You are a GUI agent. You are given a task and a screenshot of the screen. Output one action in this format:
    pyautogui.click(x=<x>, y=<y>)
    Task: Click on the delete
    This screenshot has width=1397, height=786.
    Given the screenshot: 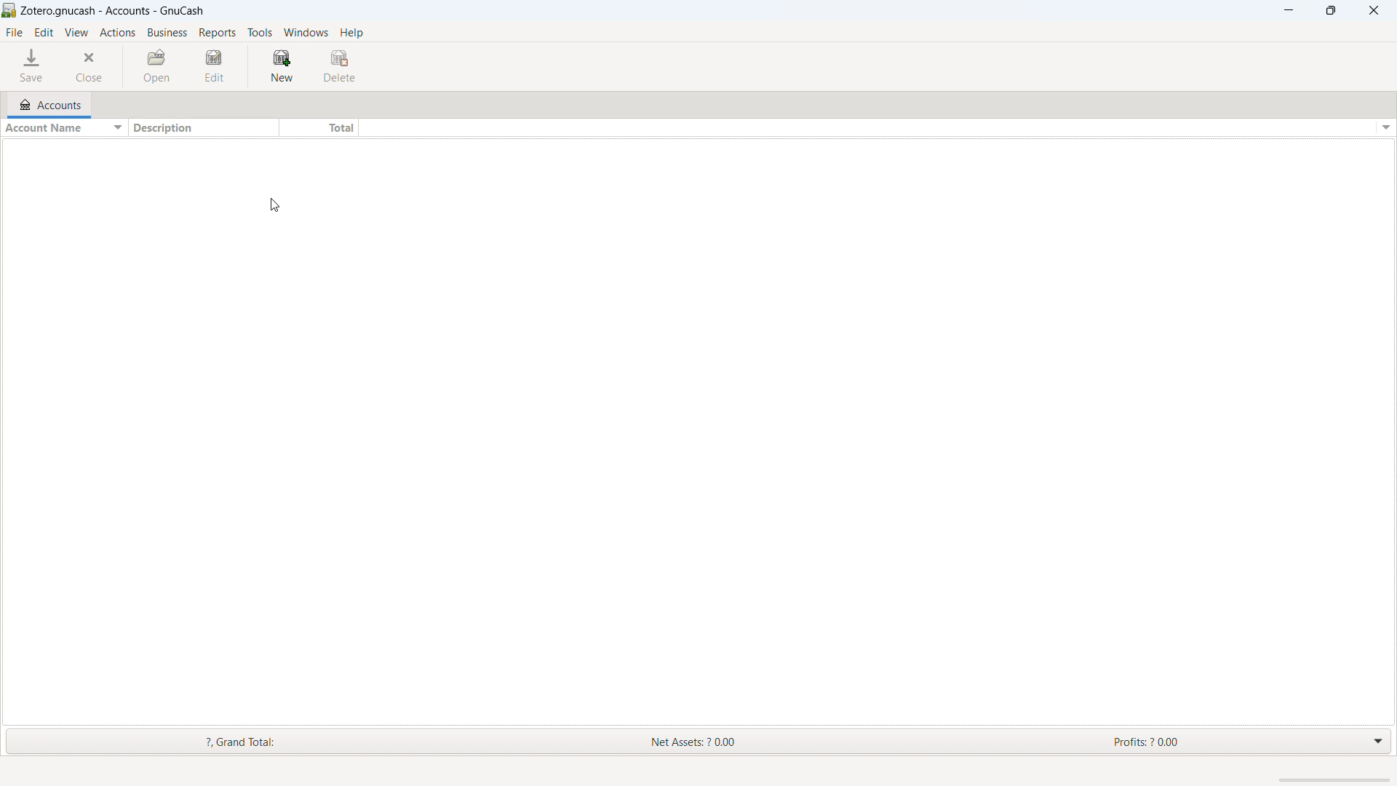 What is the action you would take?
    pyautogui.click(x=340, y=65)
    